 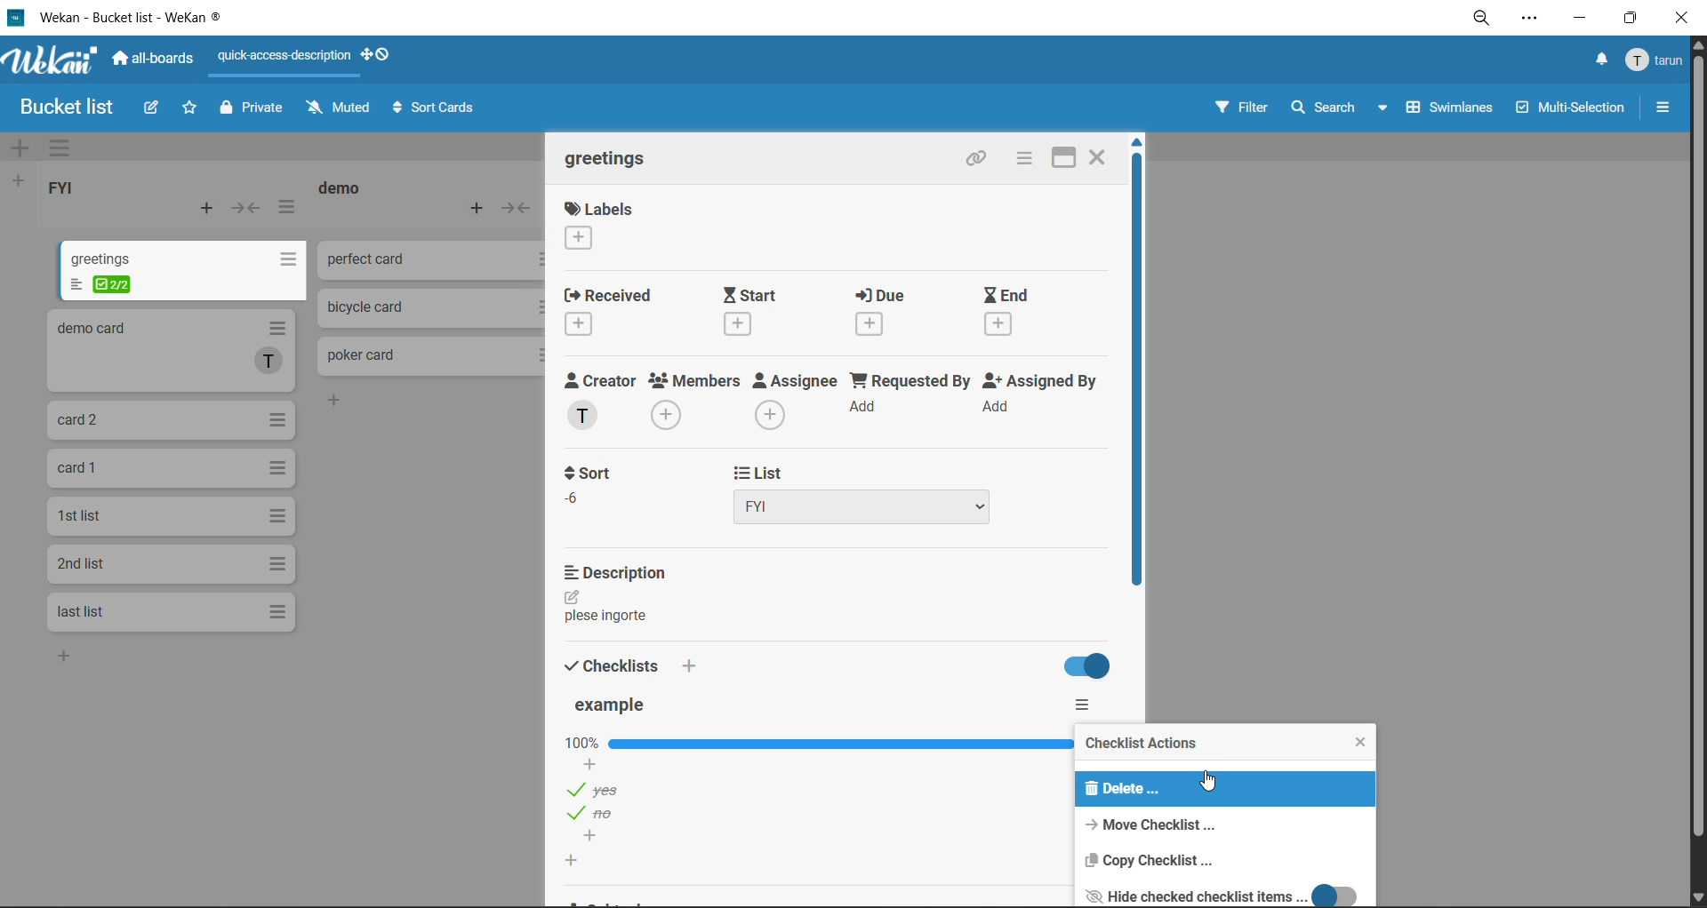 I want to click on collapse, so click(x=517, y=209).